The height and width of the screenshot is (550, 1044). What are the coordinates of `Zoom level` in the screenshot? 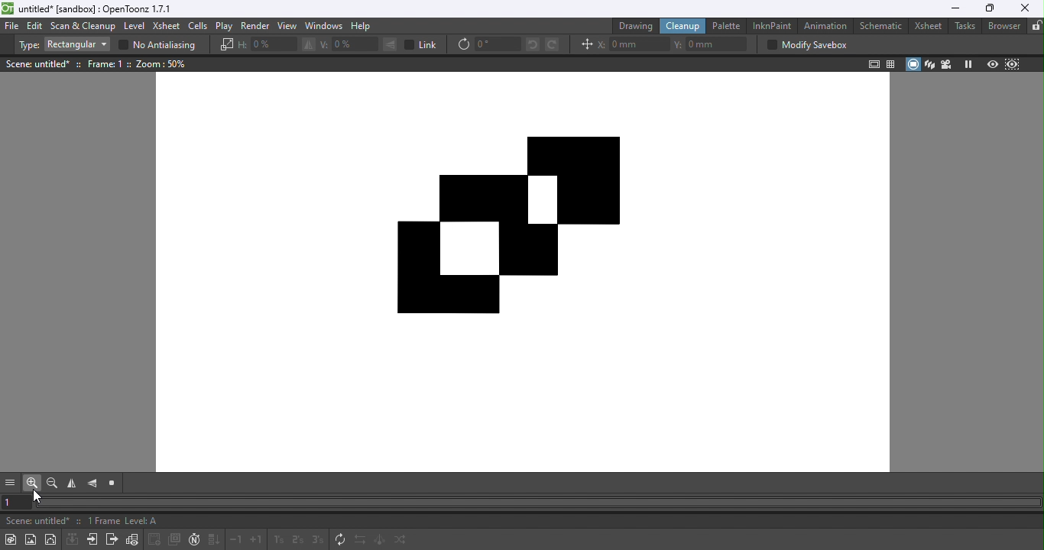 It's located at (164, 65).